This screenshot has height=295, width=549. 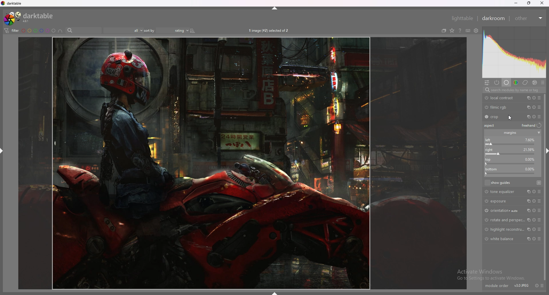 What do you see at coordinates (60, 31) in the screenshot?
I see `include color labels` at bounding box center [60, 31].